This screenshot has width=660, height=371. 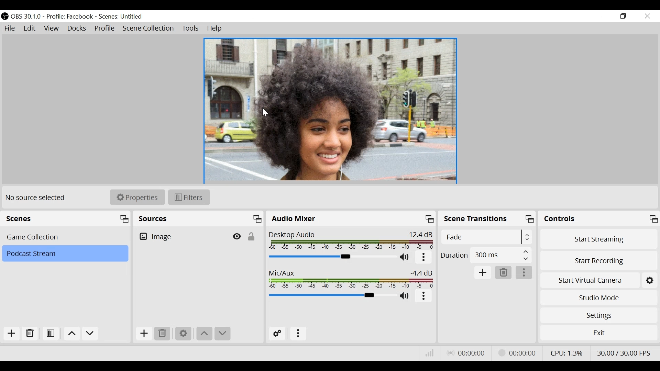 I want to click on Move down, so click(x=222, y=333).